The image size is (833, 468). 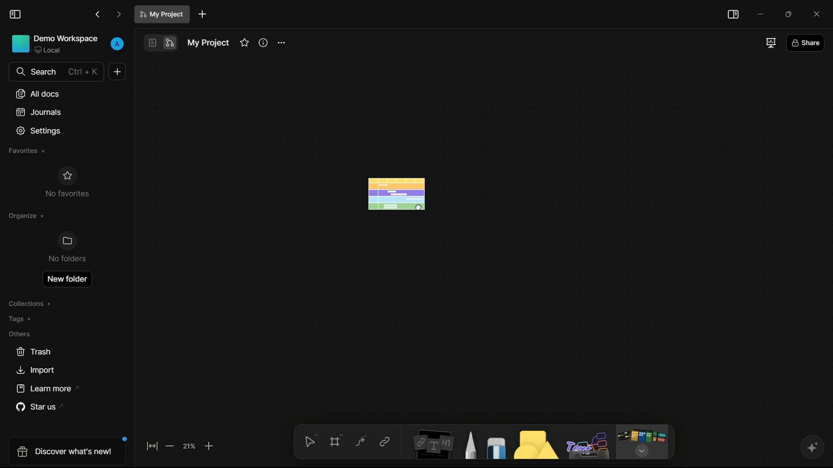 I want to click on document name, so click(x=208, y=44).